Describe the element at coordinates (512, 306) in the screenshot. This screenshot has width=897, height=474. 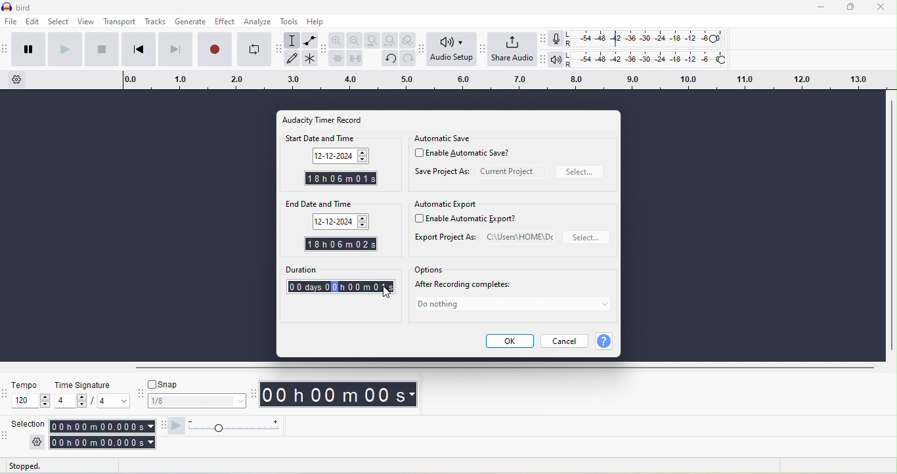
I see `do nothing` at that location.